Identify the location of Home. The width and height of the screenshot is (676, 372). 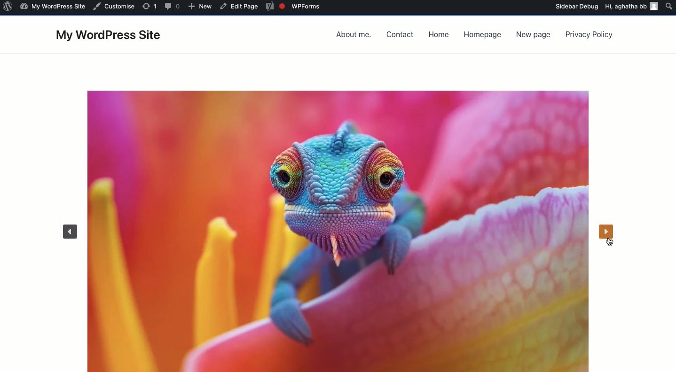
(440, 34).